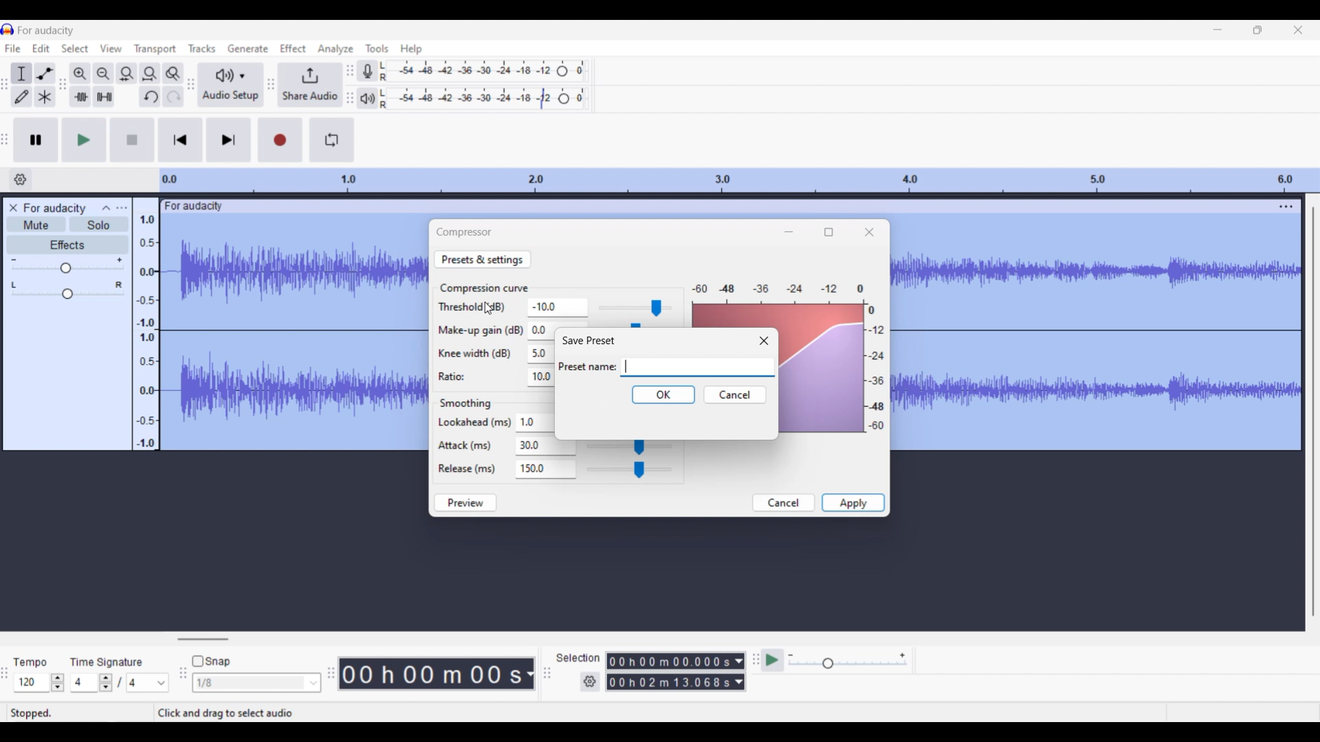 The width and height of the screenshot is (1320, 742). I want to click on Record/Record new track, so click(280, 140).